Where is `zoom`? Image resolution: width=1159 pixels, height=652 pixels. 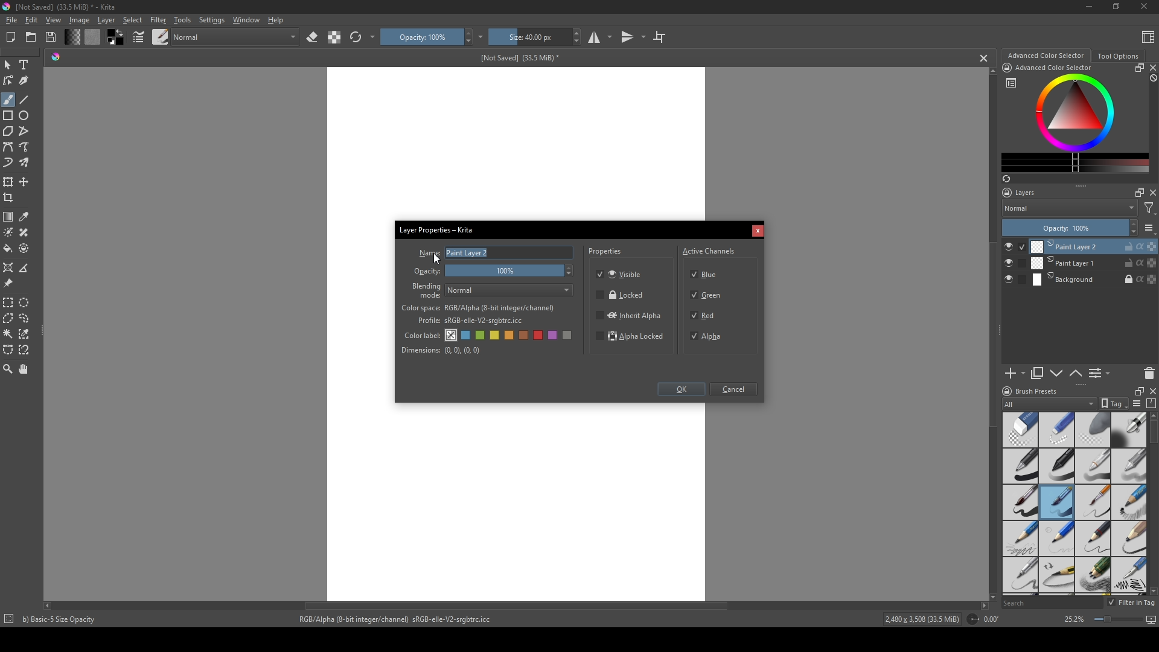
zoom is located at coordinates (8, 368).